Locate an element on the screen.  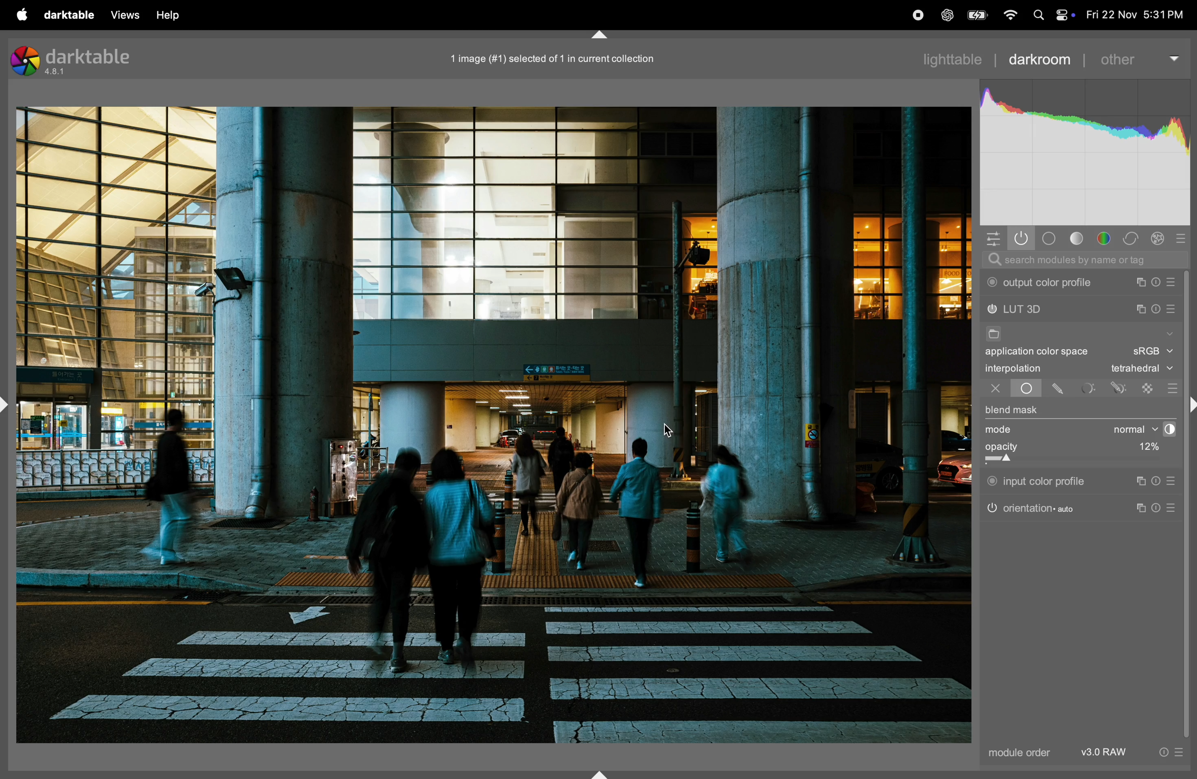
darktable is located at coordinates (65, 14).